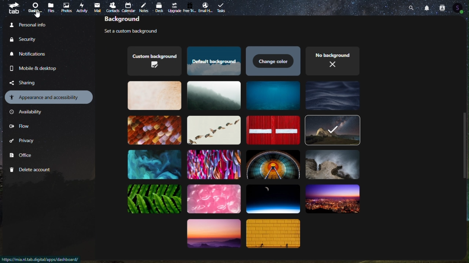  What do you see at coordinates (213, 164) in the screenshot?
I see `Themes` at bounding box center [213, 164].